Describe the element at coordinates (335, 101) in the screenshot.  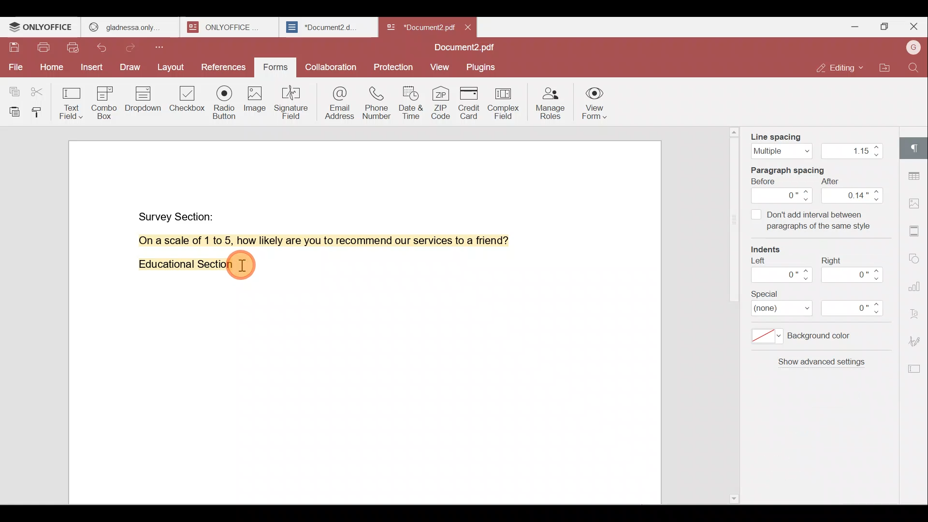
I see `Email address` at that location.